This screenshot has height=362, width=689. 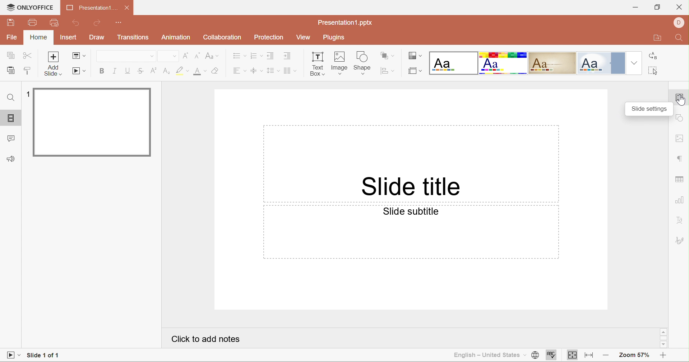 I want to click on Close, so click(x=128, y=8).